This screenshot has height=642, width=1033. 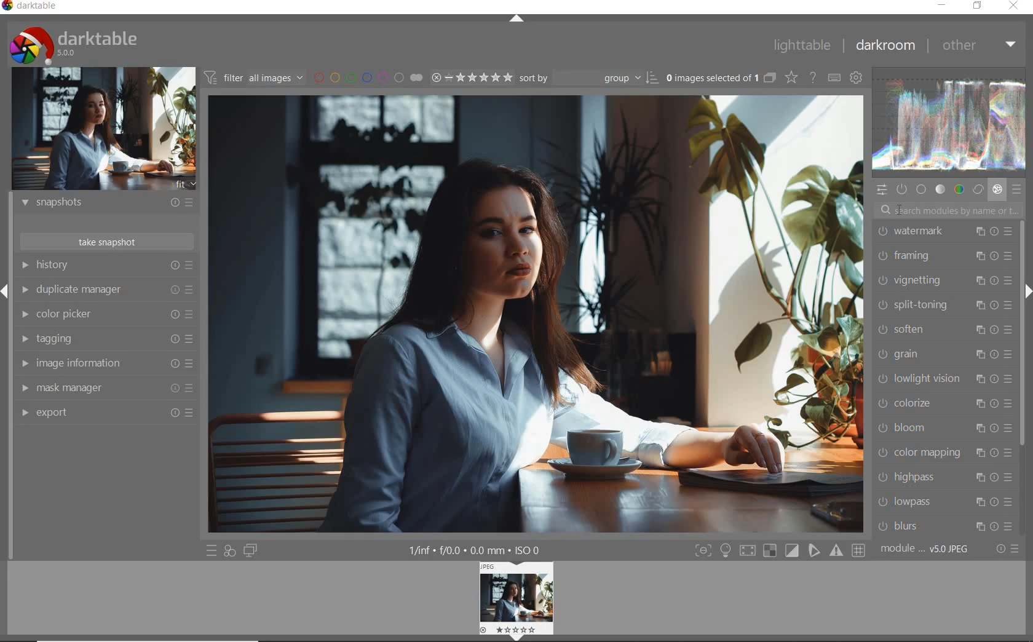 What do you see at coordinates (791, 77) in the screenshot?
I see `change overlays shown on thumbnails` at bounding box center [791, 77].